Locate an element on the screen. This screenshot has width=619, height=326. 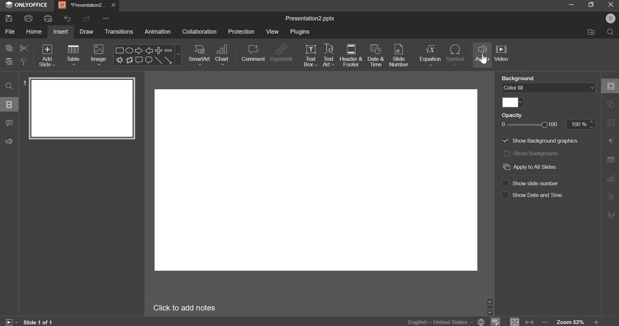
slide number is located at coordinates (399, 54).